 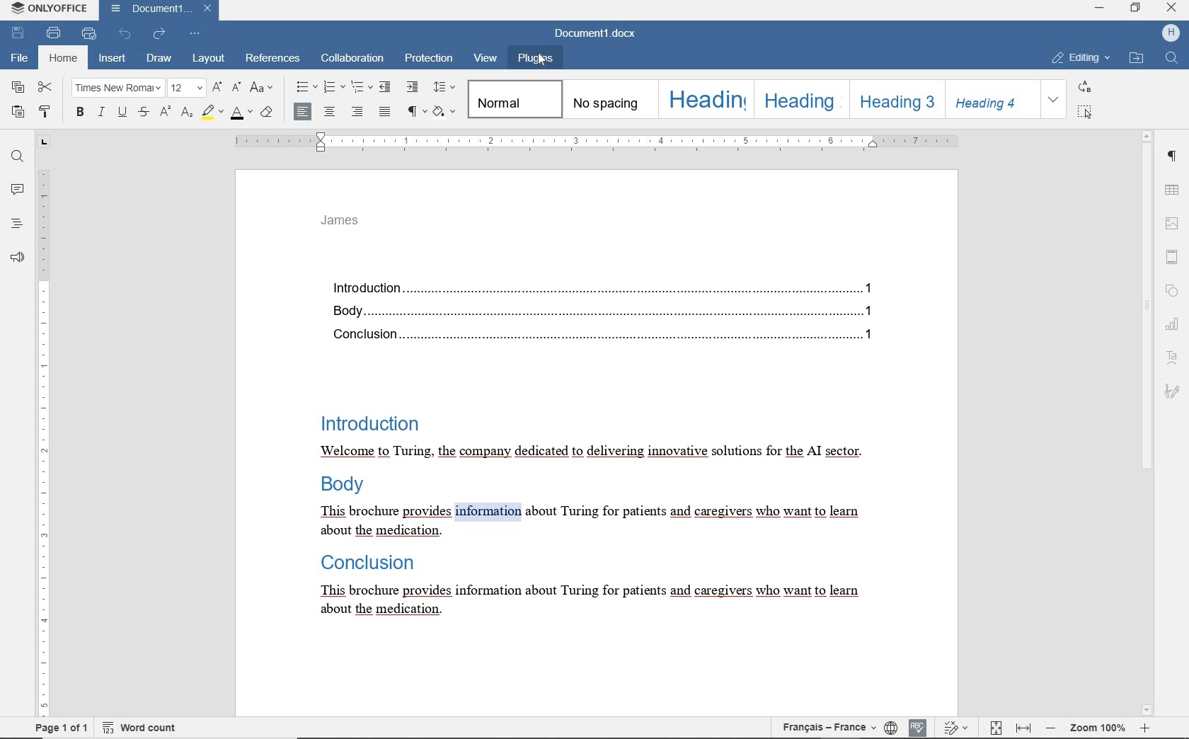 What do you see at coordinates (164, 111) in the screenshot?
I see `SUPERSCRIPT` at bounding box center [164, 111].